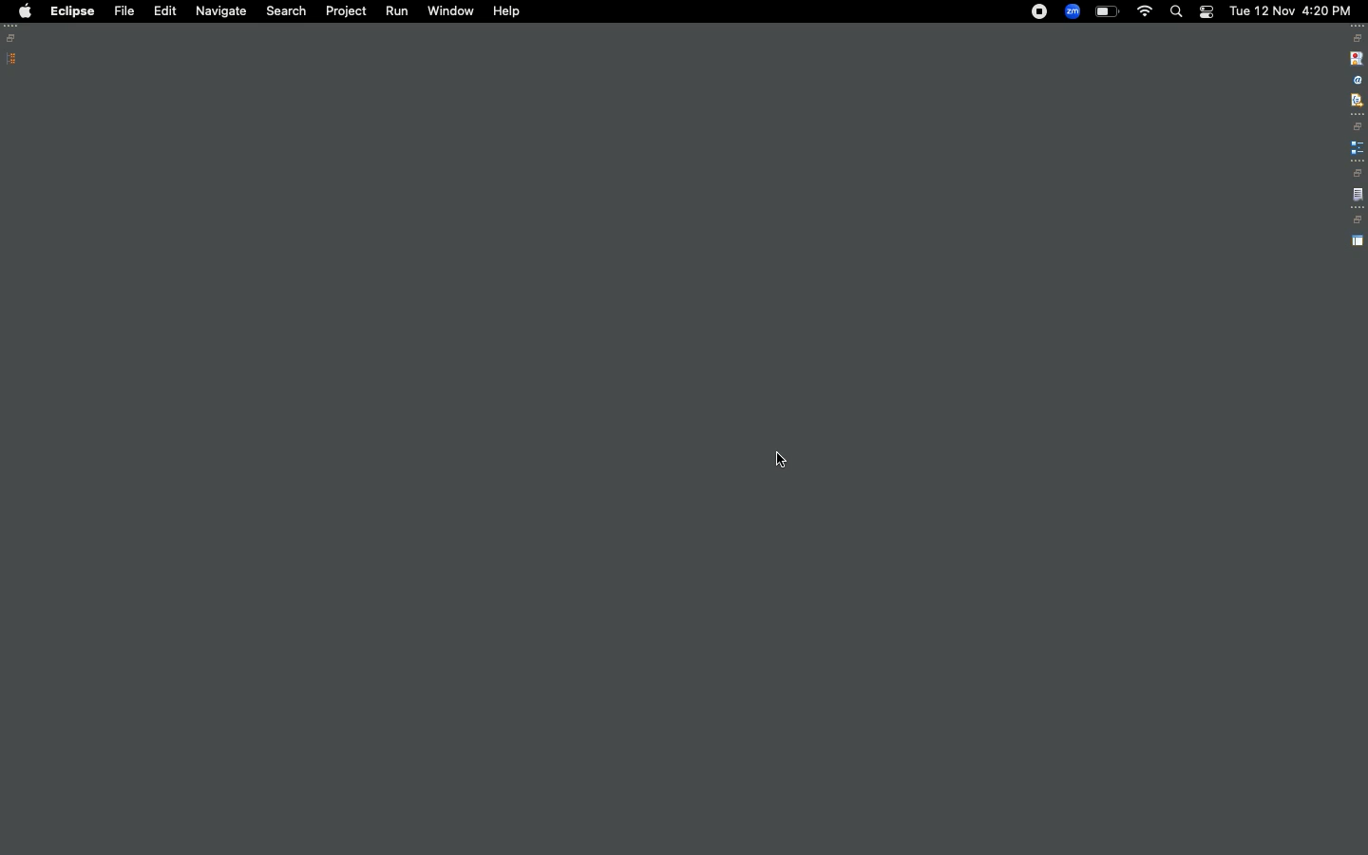 This screenshot has height=855, width=1368. What do you see at coordinates (14, 38) in the screenshot?
I see `Restore` at bounding box center [14, 38].